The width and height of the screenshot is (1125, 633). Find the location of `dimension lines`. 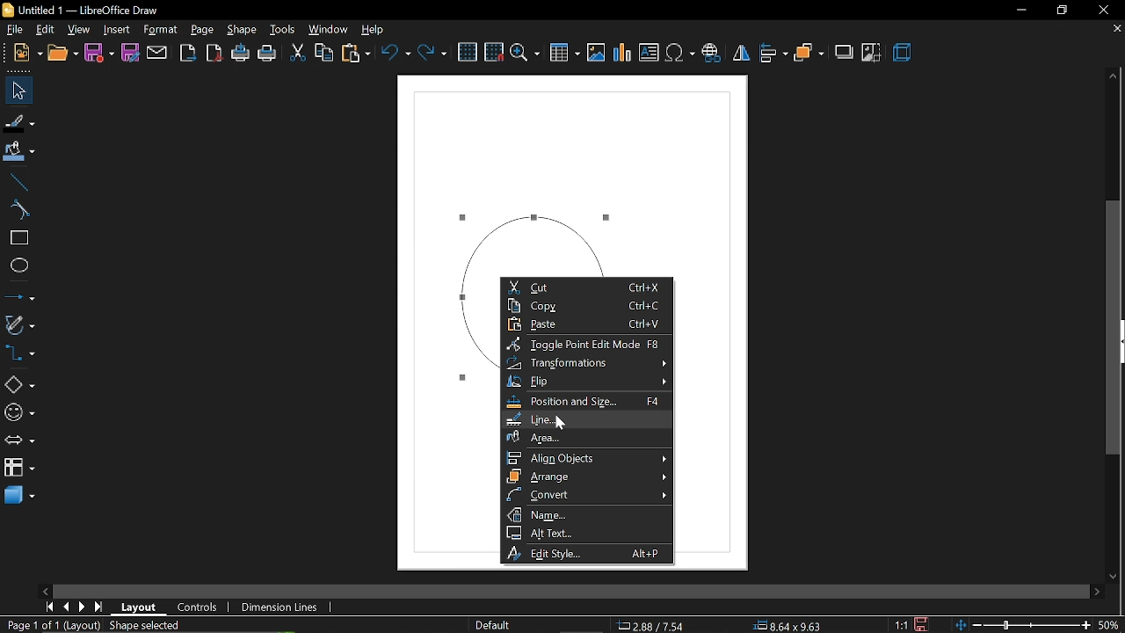

dimension lines is located at coordinates (279, 606).